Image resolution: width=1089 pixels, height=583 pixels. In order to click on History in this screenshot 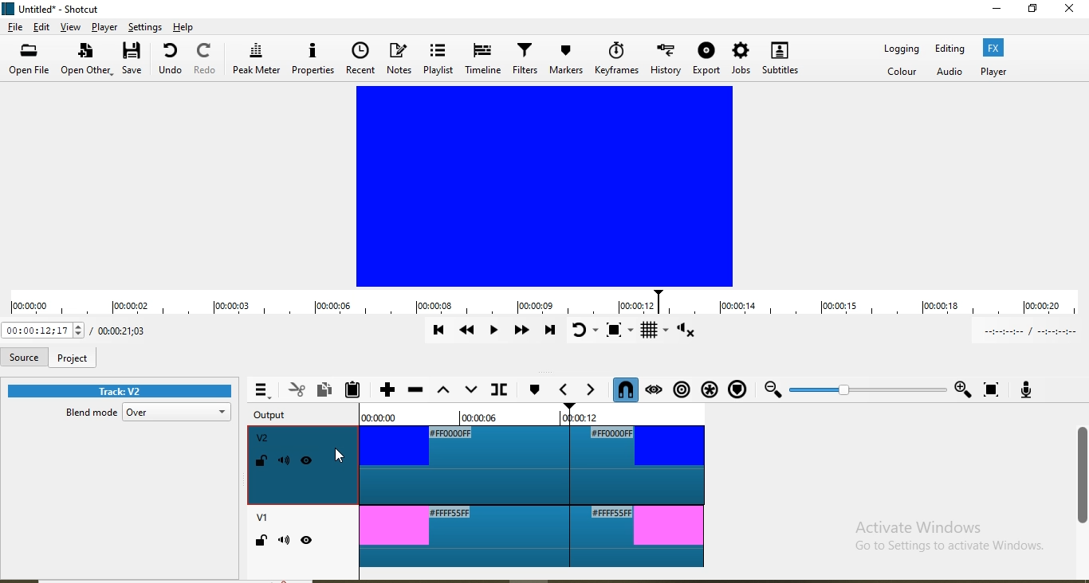, I will do `click(664, 61)`.